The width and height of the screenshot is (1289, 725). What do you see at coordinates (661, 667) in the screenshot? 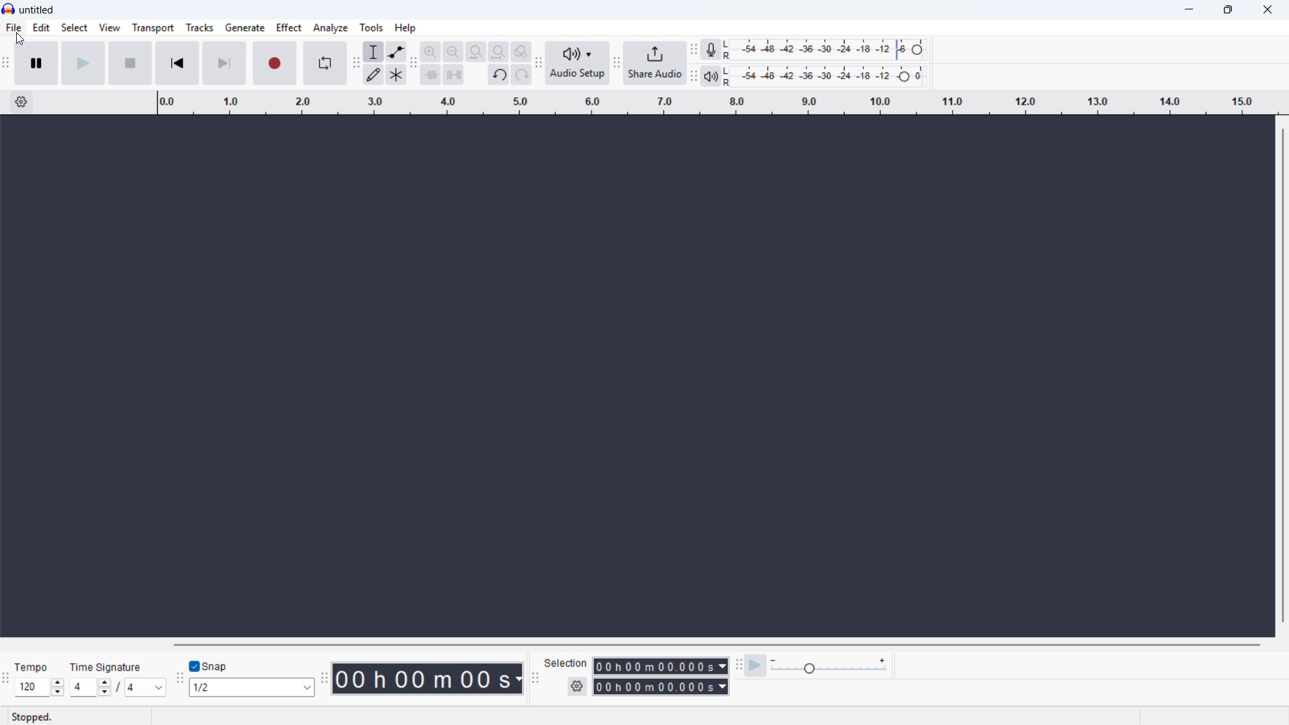
I see `Selection start time ` at bounding box center [661, 667].